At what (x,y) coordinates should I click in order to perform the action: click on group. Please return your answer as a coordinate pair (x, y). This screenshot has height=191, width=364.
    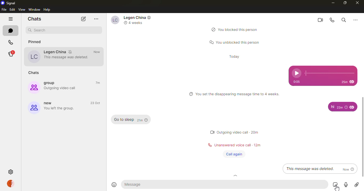
    Looking at the image, I should click on (51, 83).